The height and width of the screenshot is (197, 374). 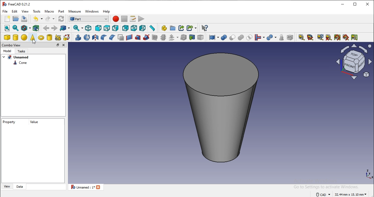 I want to click on whats this, so click(x=205, y=28).